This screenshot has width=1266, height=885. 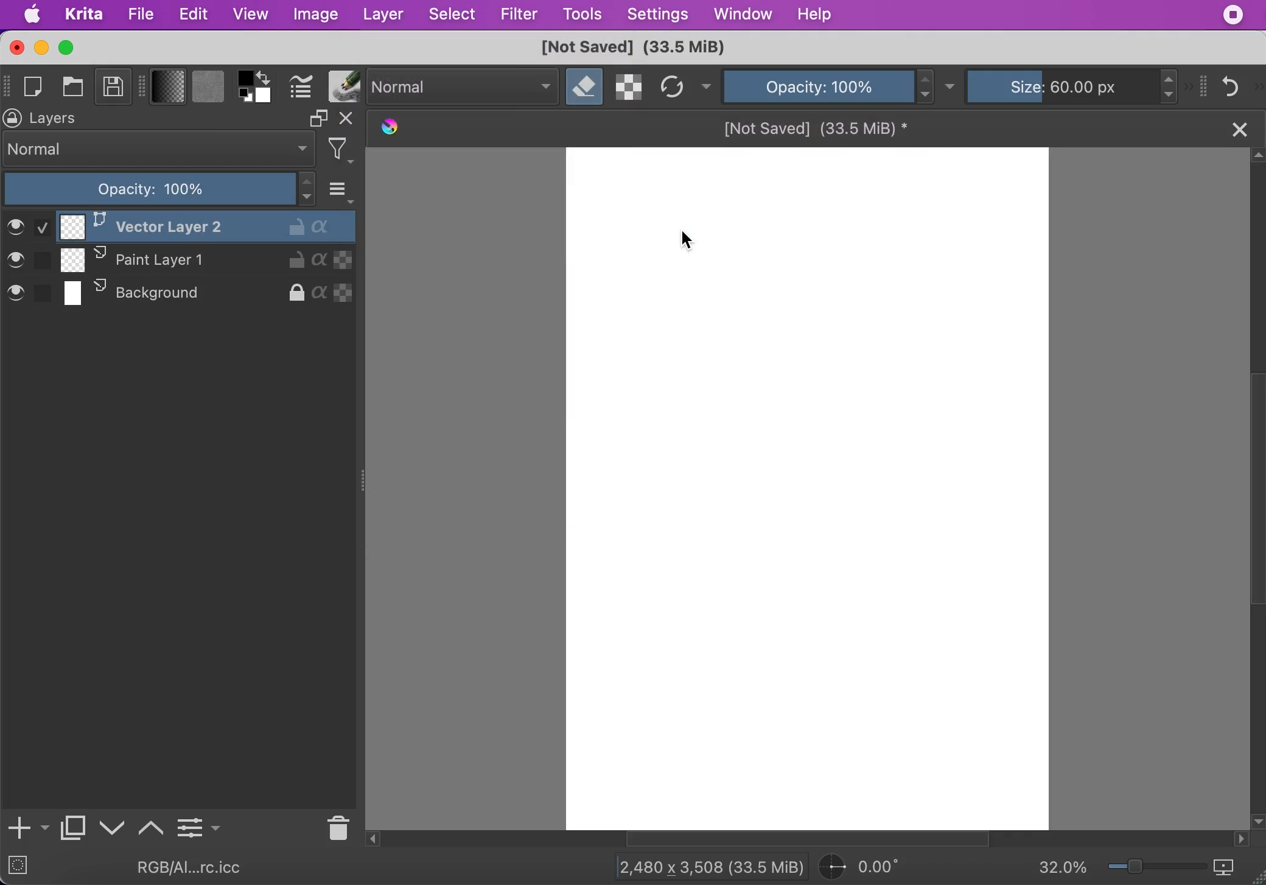 I want to click on preserve alpha, so click(x=630, y=87).